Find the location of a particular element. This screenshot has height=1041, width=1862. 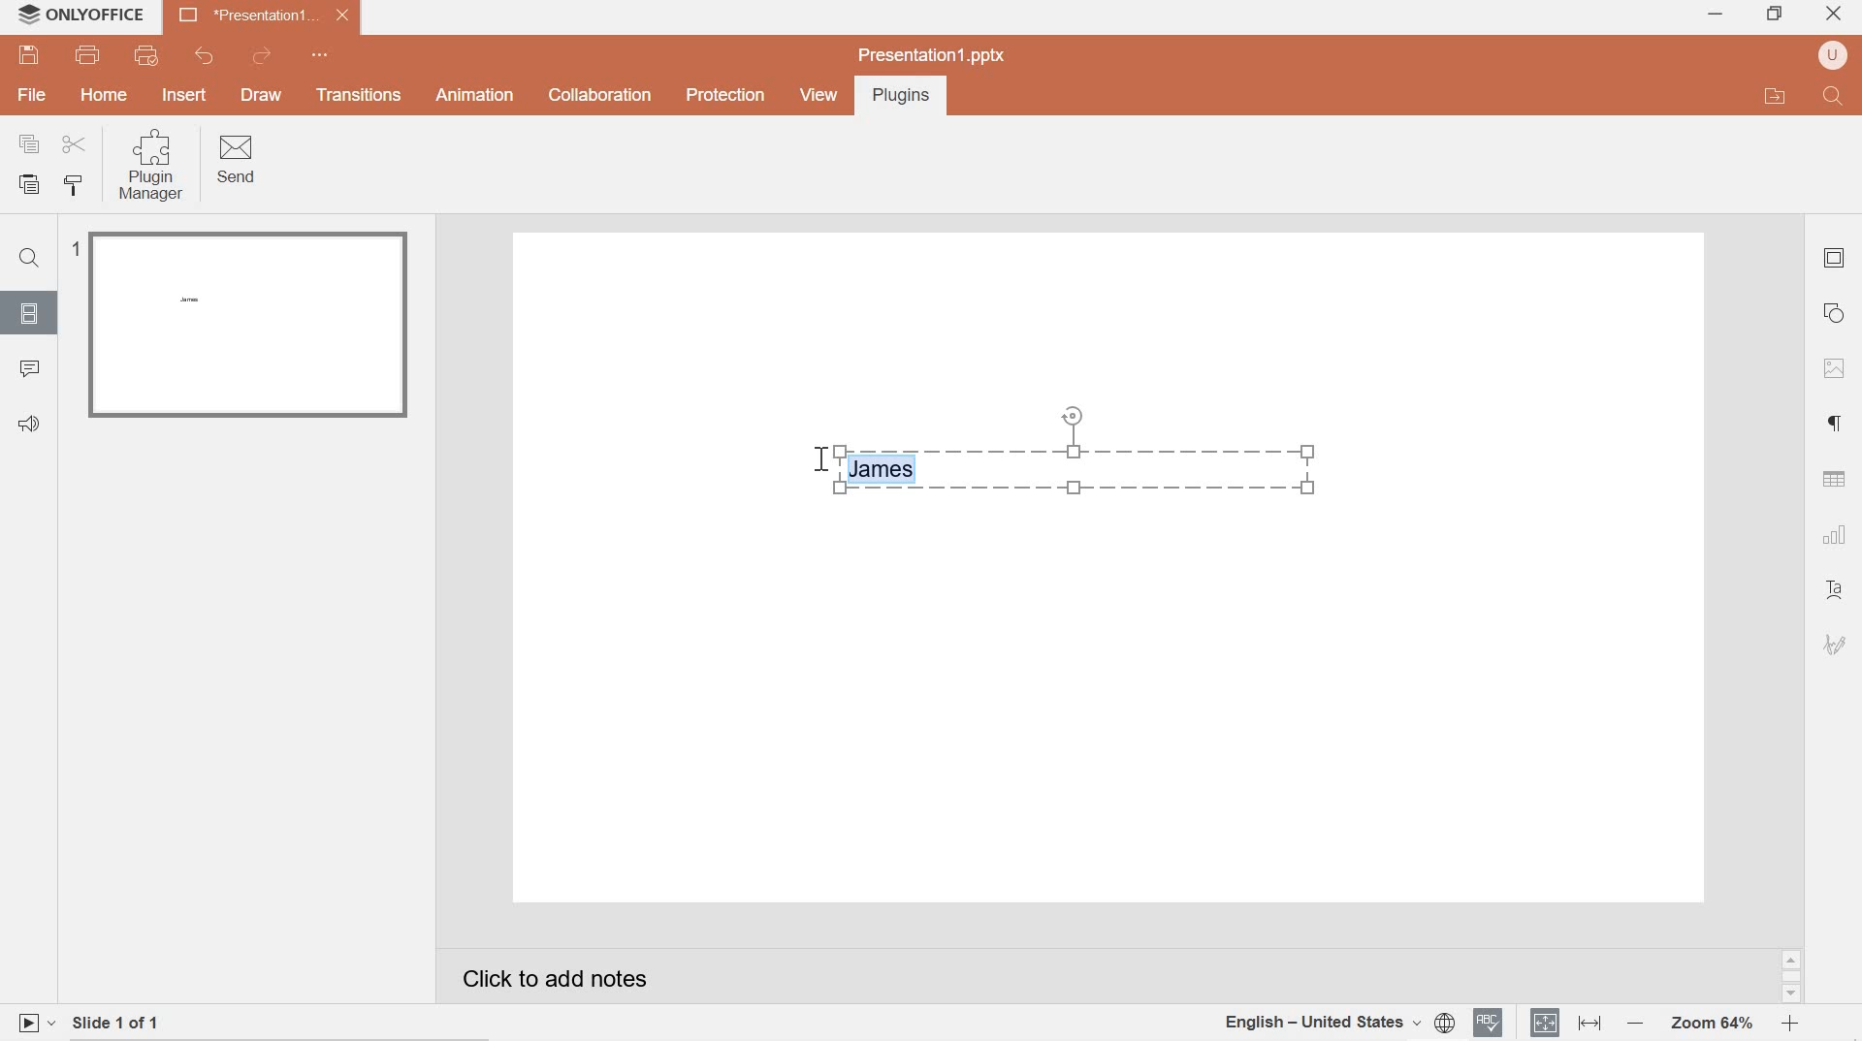

close is located at coordinates (1837, 11).